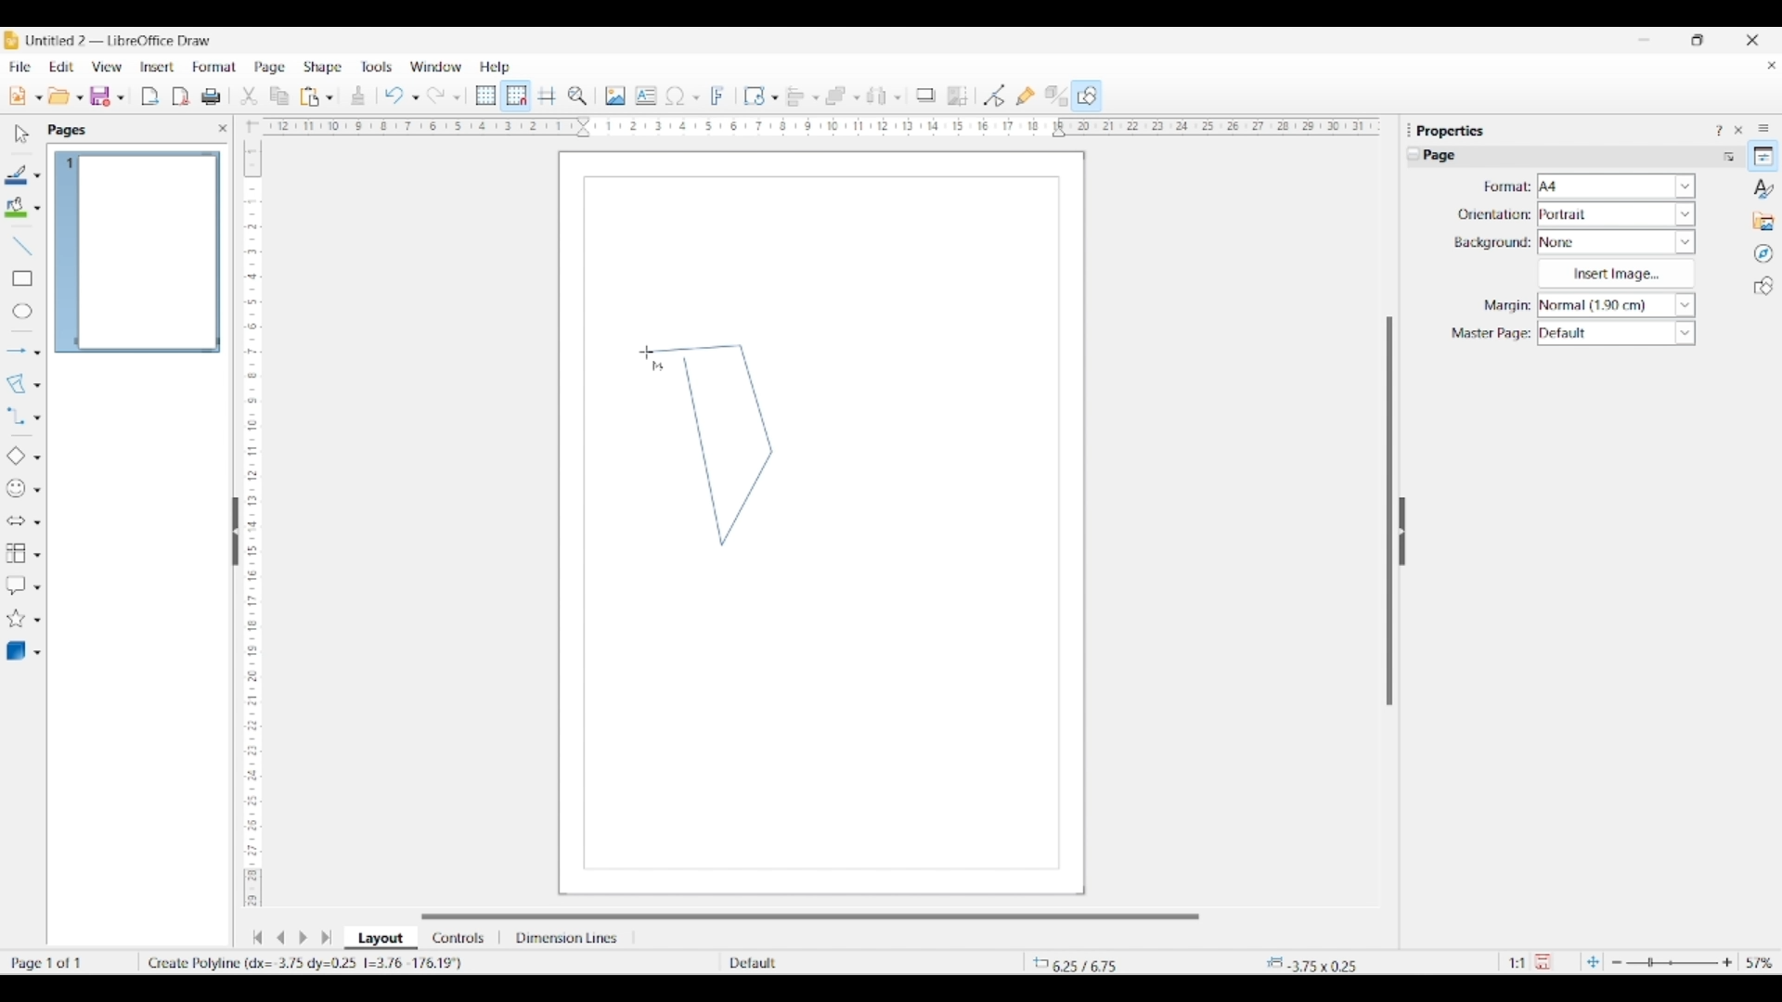 The image size is (1782, 1002). What do you see at coordinates (17, 489) in the screenshot?
I see `Selected symbol` at bounding box center [17, 489].